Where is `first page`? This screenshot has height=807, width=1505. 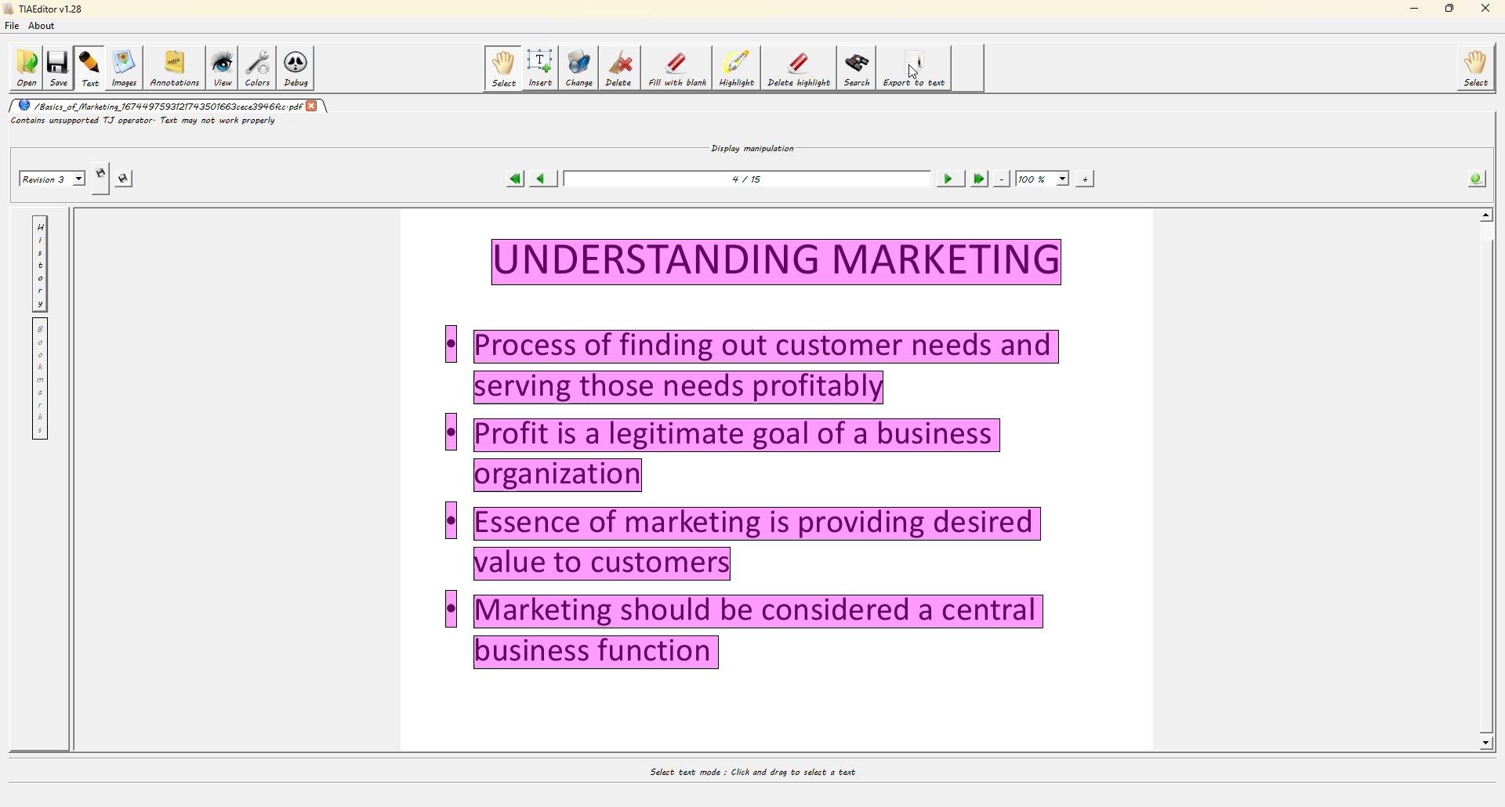
first page is located at coordinates (510, 178).